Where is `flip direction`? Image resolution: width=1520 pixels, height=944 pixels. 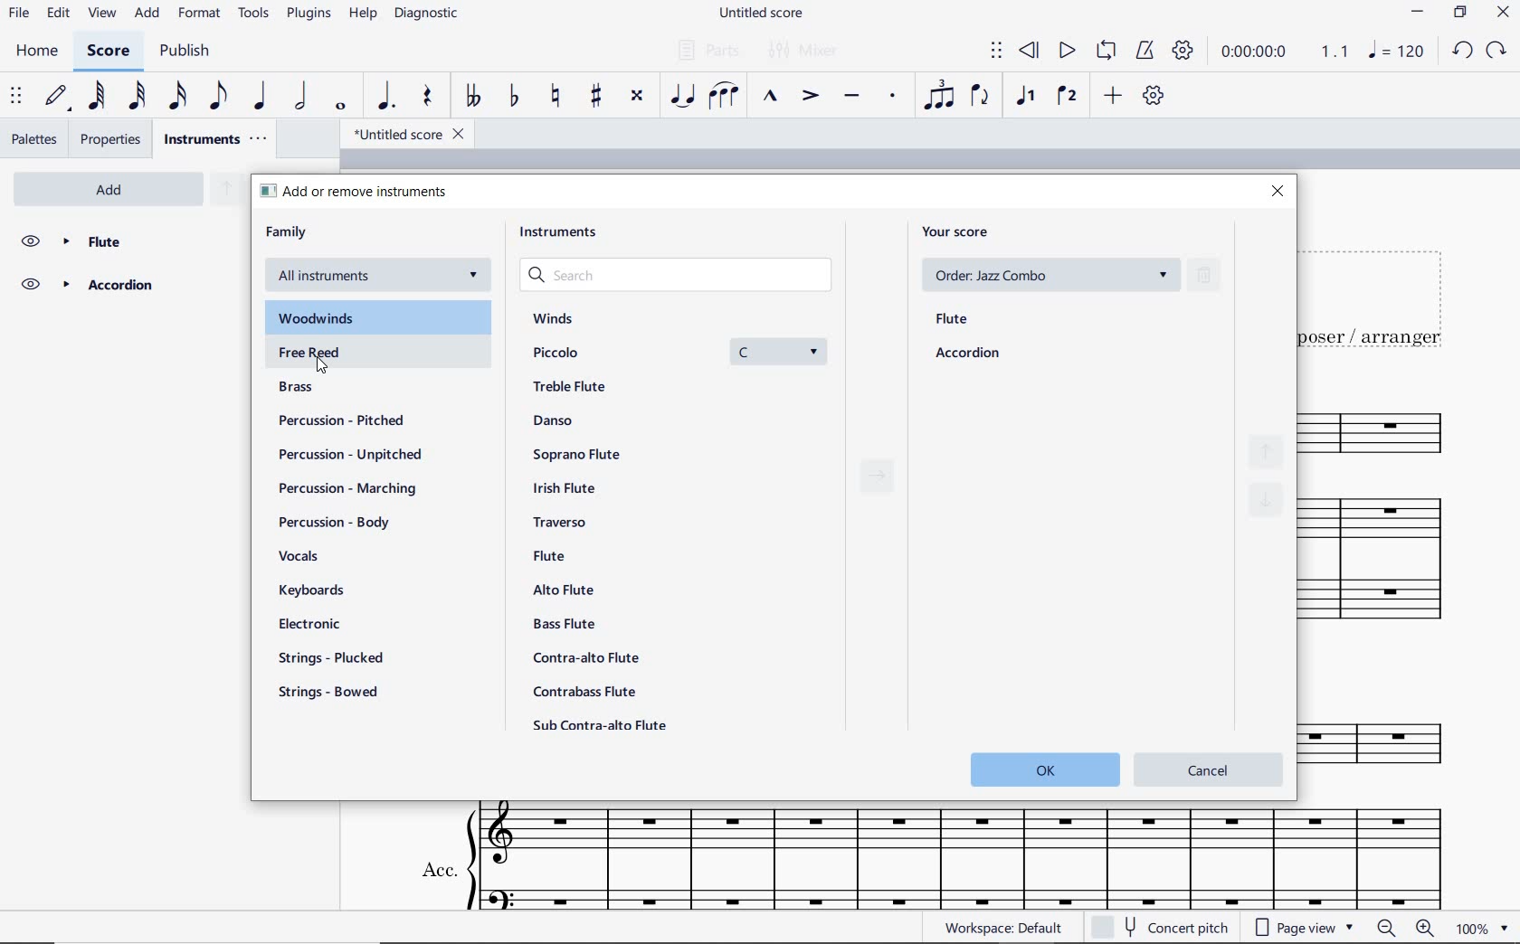 flip direction is located at coordinates (982, 97).